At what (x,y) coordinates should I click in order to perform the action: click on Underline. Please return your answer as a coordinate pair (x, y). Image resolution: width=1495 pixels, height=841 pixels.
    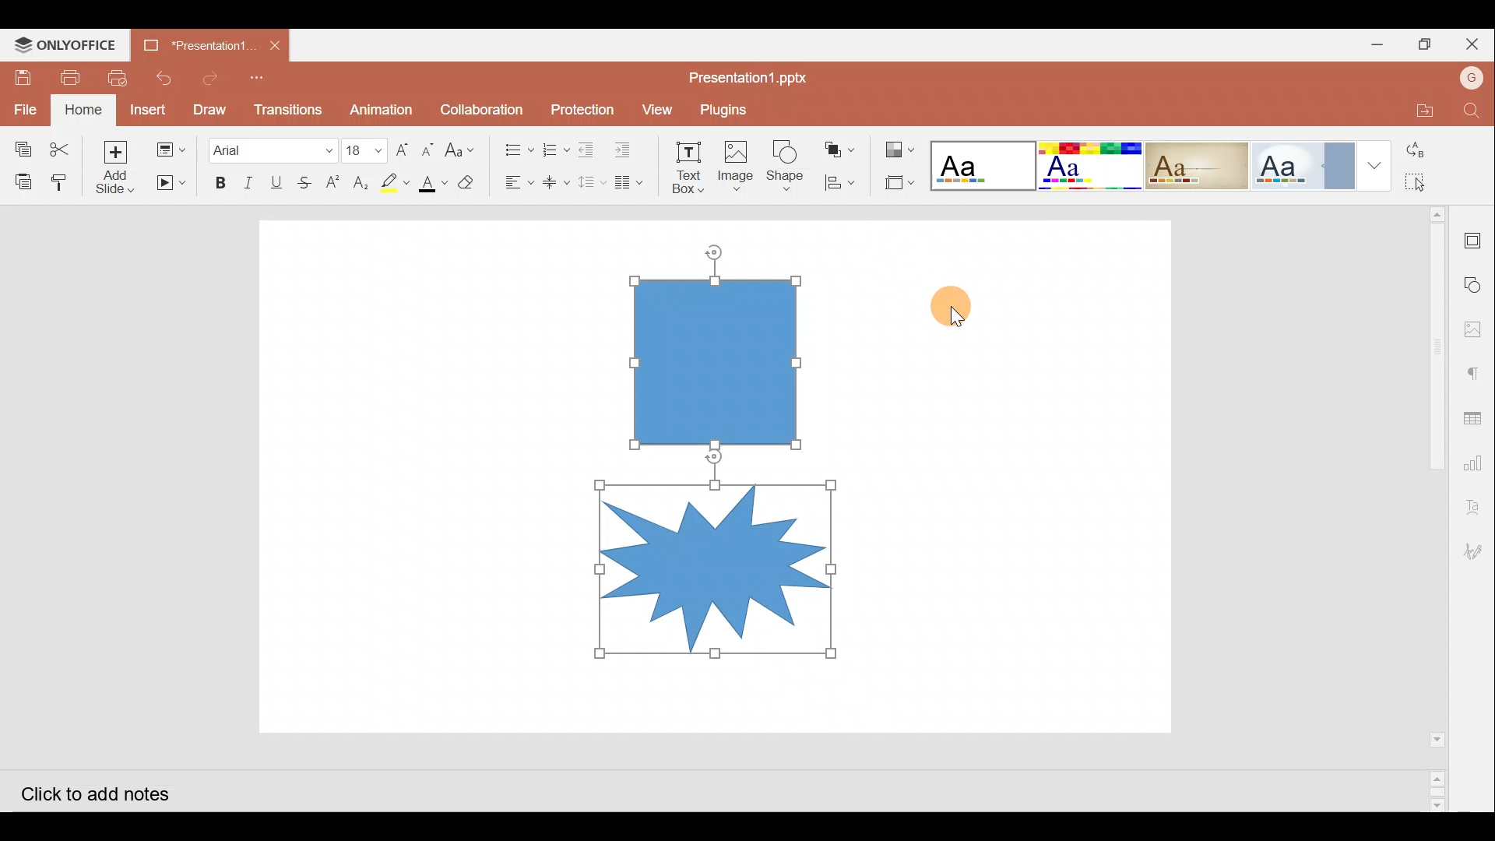
    Looking at the image, I should click on (280, 180).